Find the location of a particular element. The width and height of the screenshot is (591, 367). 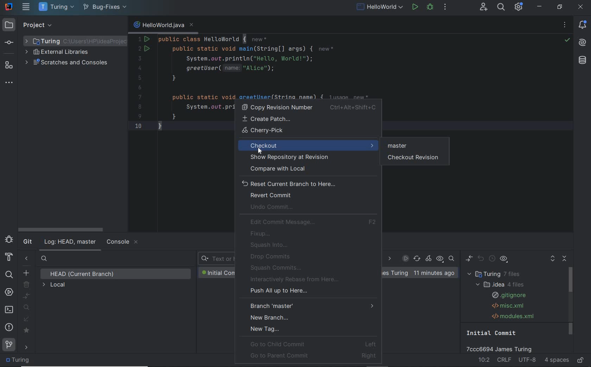

4 is located at coordinates (140, 68).